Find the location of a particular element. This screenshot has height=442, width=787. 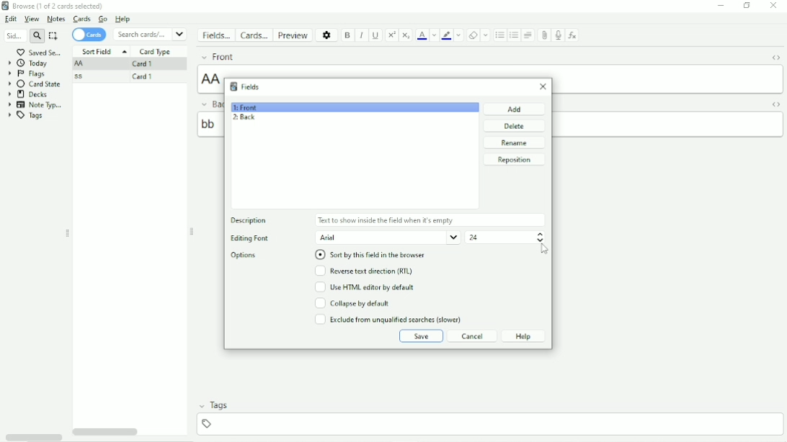

Delete is located at coordinates (514, 126).